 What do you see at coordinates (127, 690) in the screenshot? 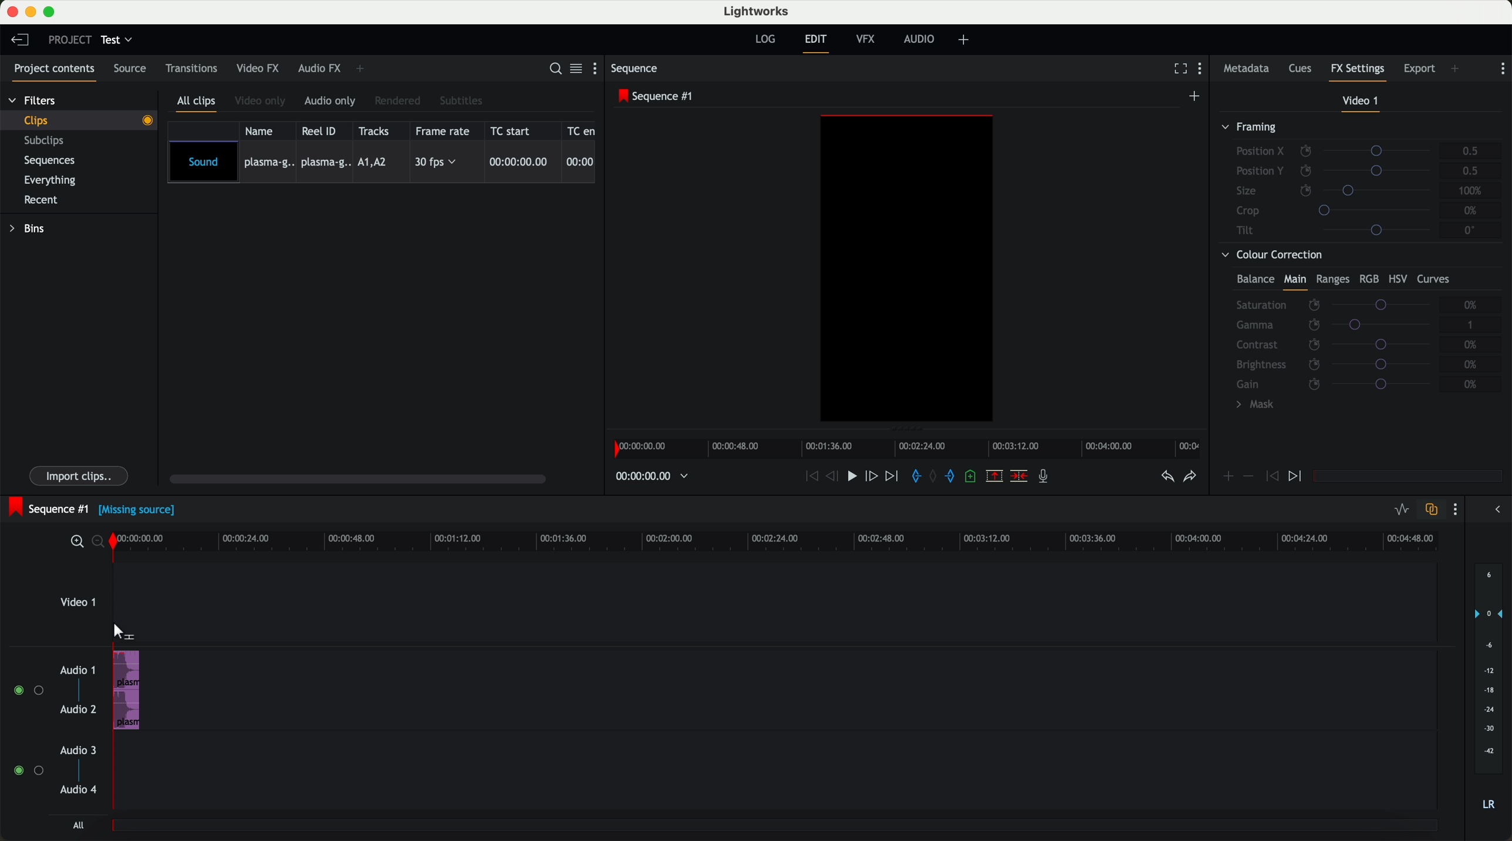
I see `audio` at bounding box center [127, 690].